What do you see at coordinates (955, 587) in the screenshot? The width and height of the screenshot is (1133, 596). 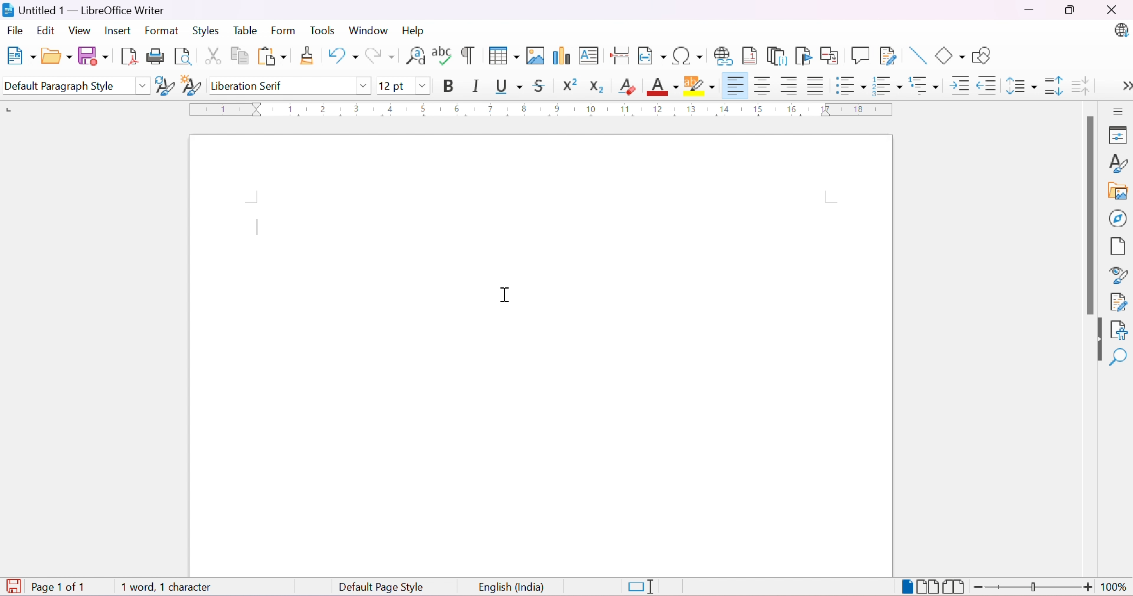 I see `Book View` at bounding box center [955, 587].